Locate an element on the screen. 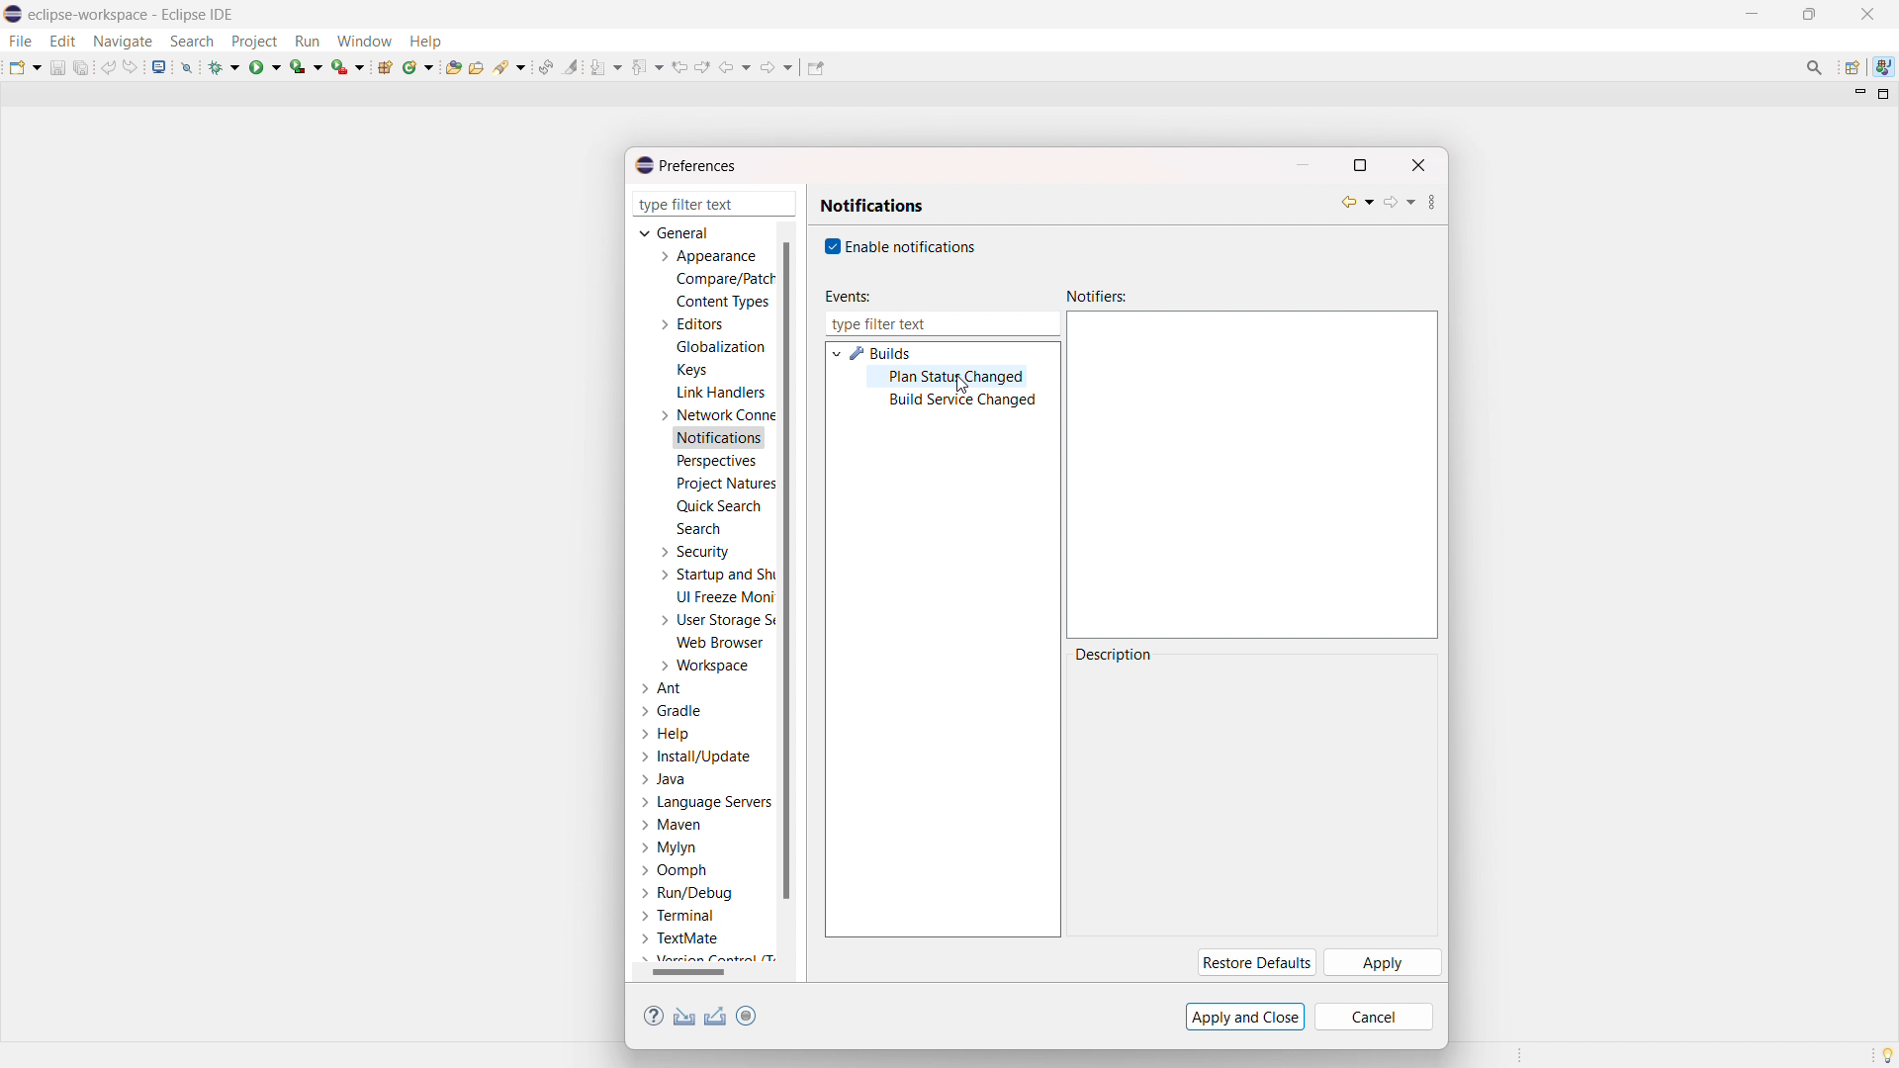 The width and height of the screenshot is (1899, 1068). checkbox is located at coordinates (830, 246).